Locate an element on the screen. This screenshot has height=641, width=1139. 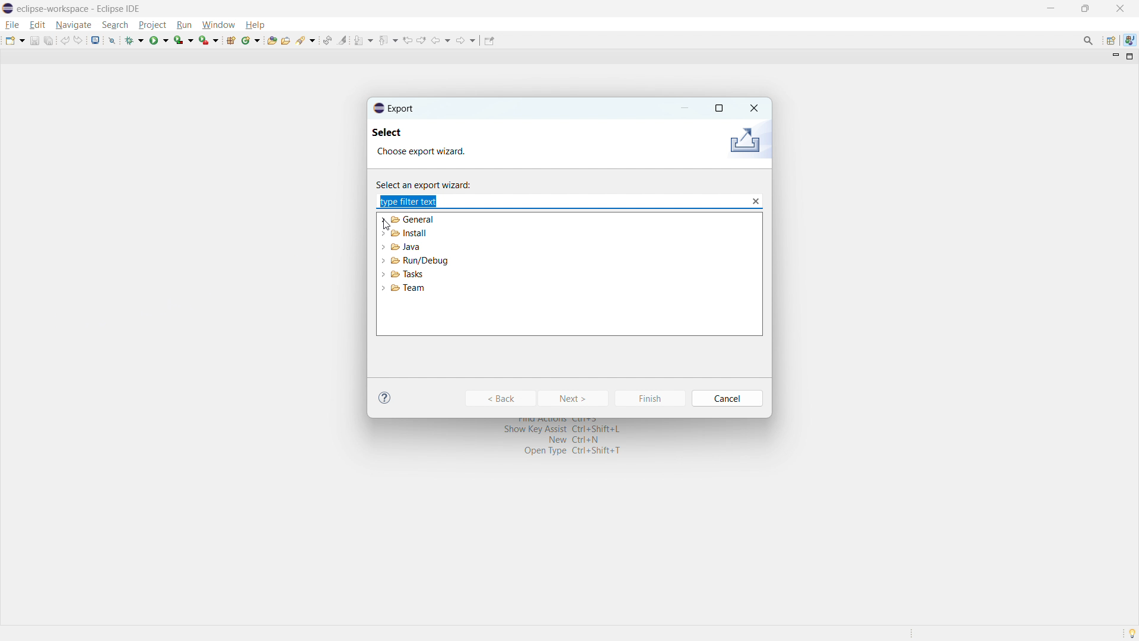
team is located at coordinates (408, 288).